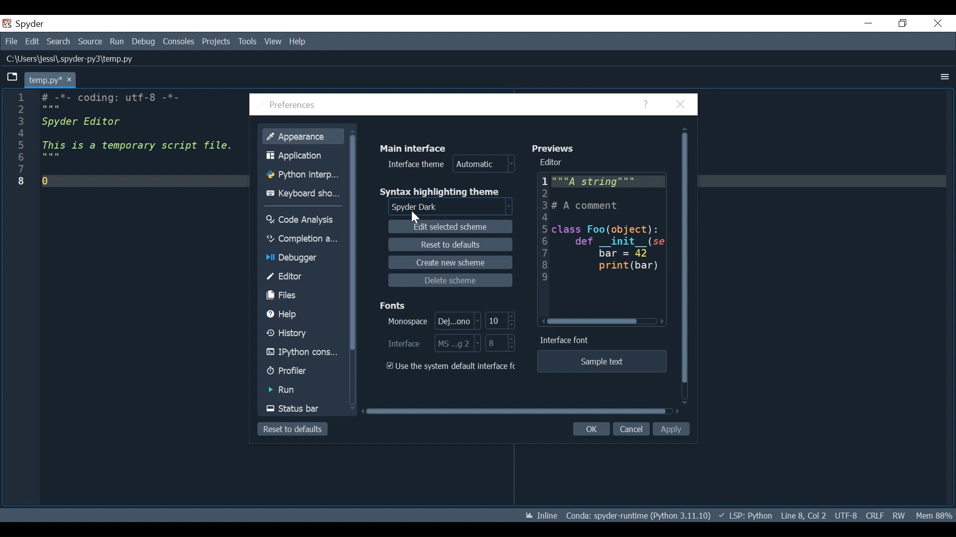 The height and width of the screenshot is (537, 956). I want to click on Completion Analysis, so click(303, 239).